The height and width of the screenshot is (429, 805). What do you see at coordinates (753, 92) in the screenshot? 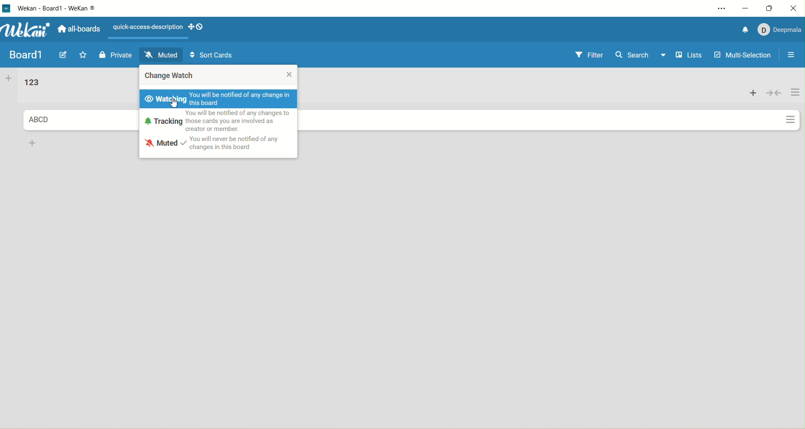
I see `add` at bounding box center [753, 92].